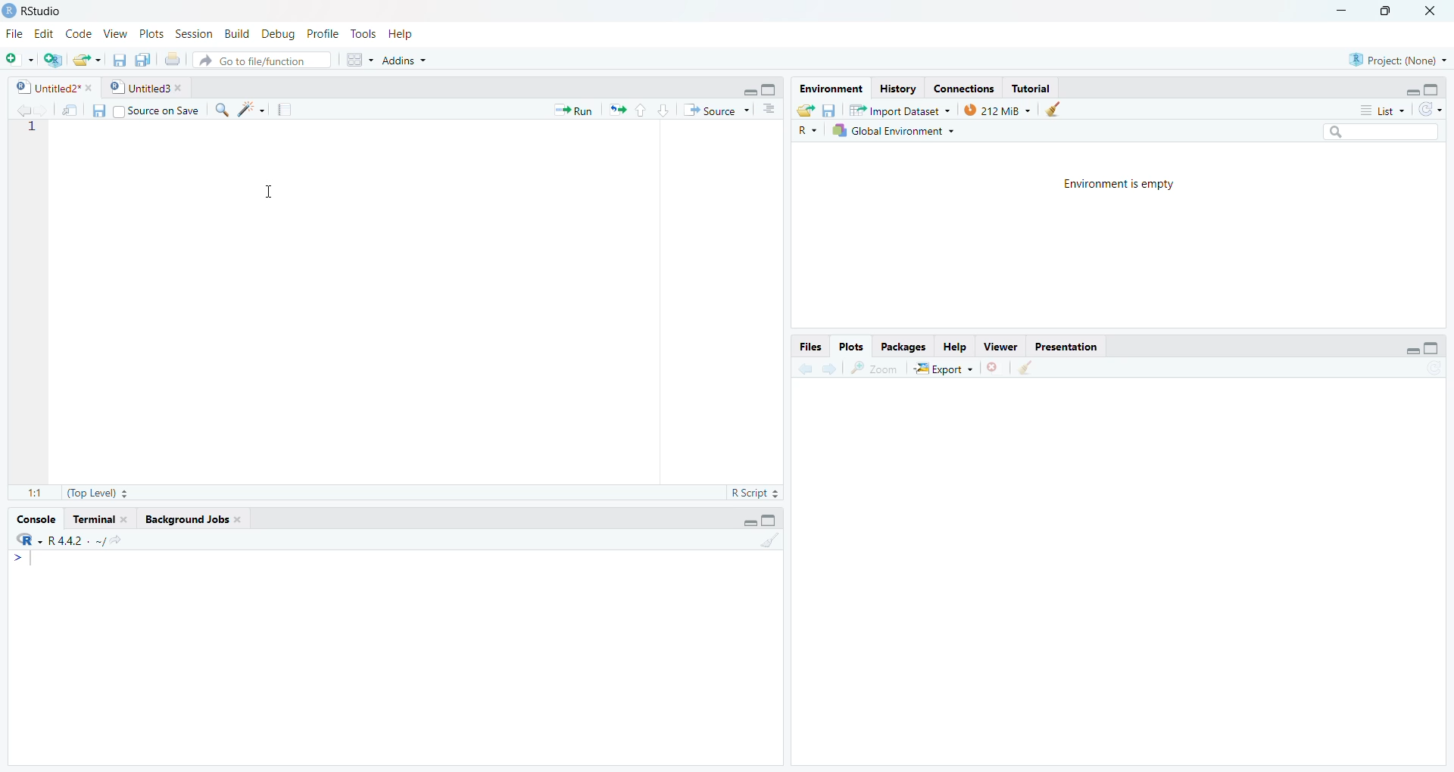  Describe the element at coordinates (27, 560) in the screenshot. I see `` at that location.